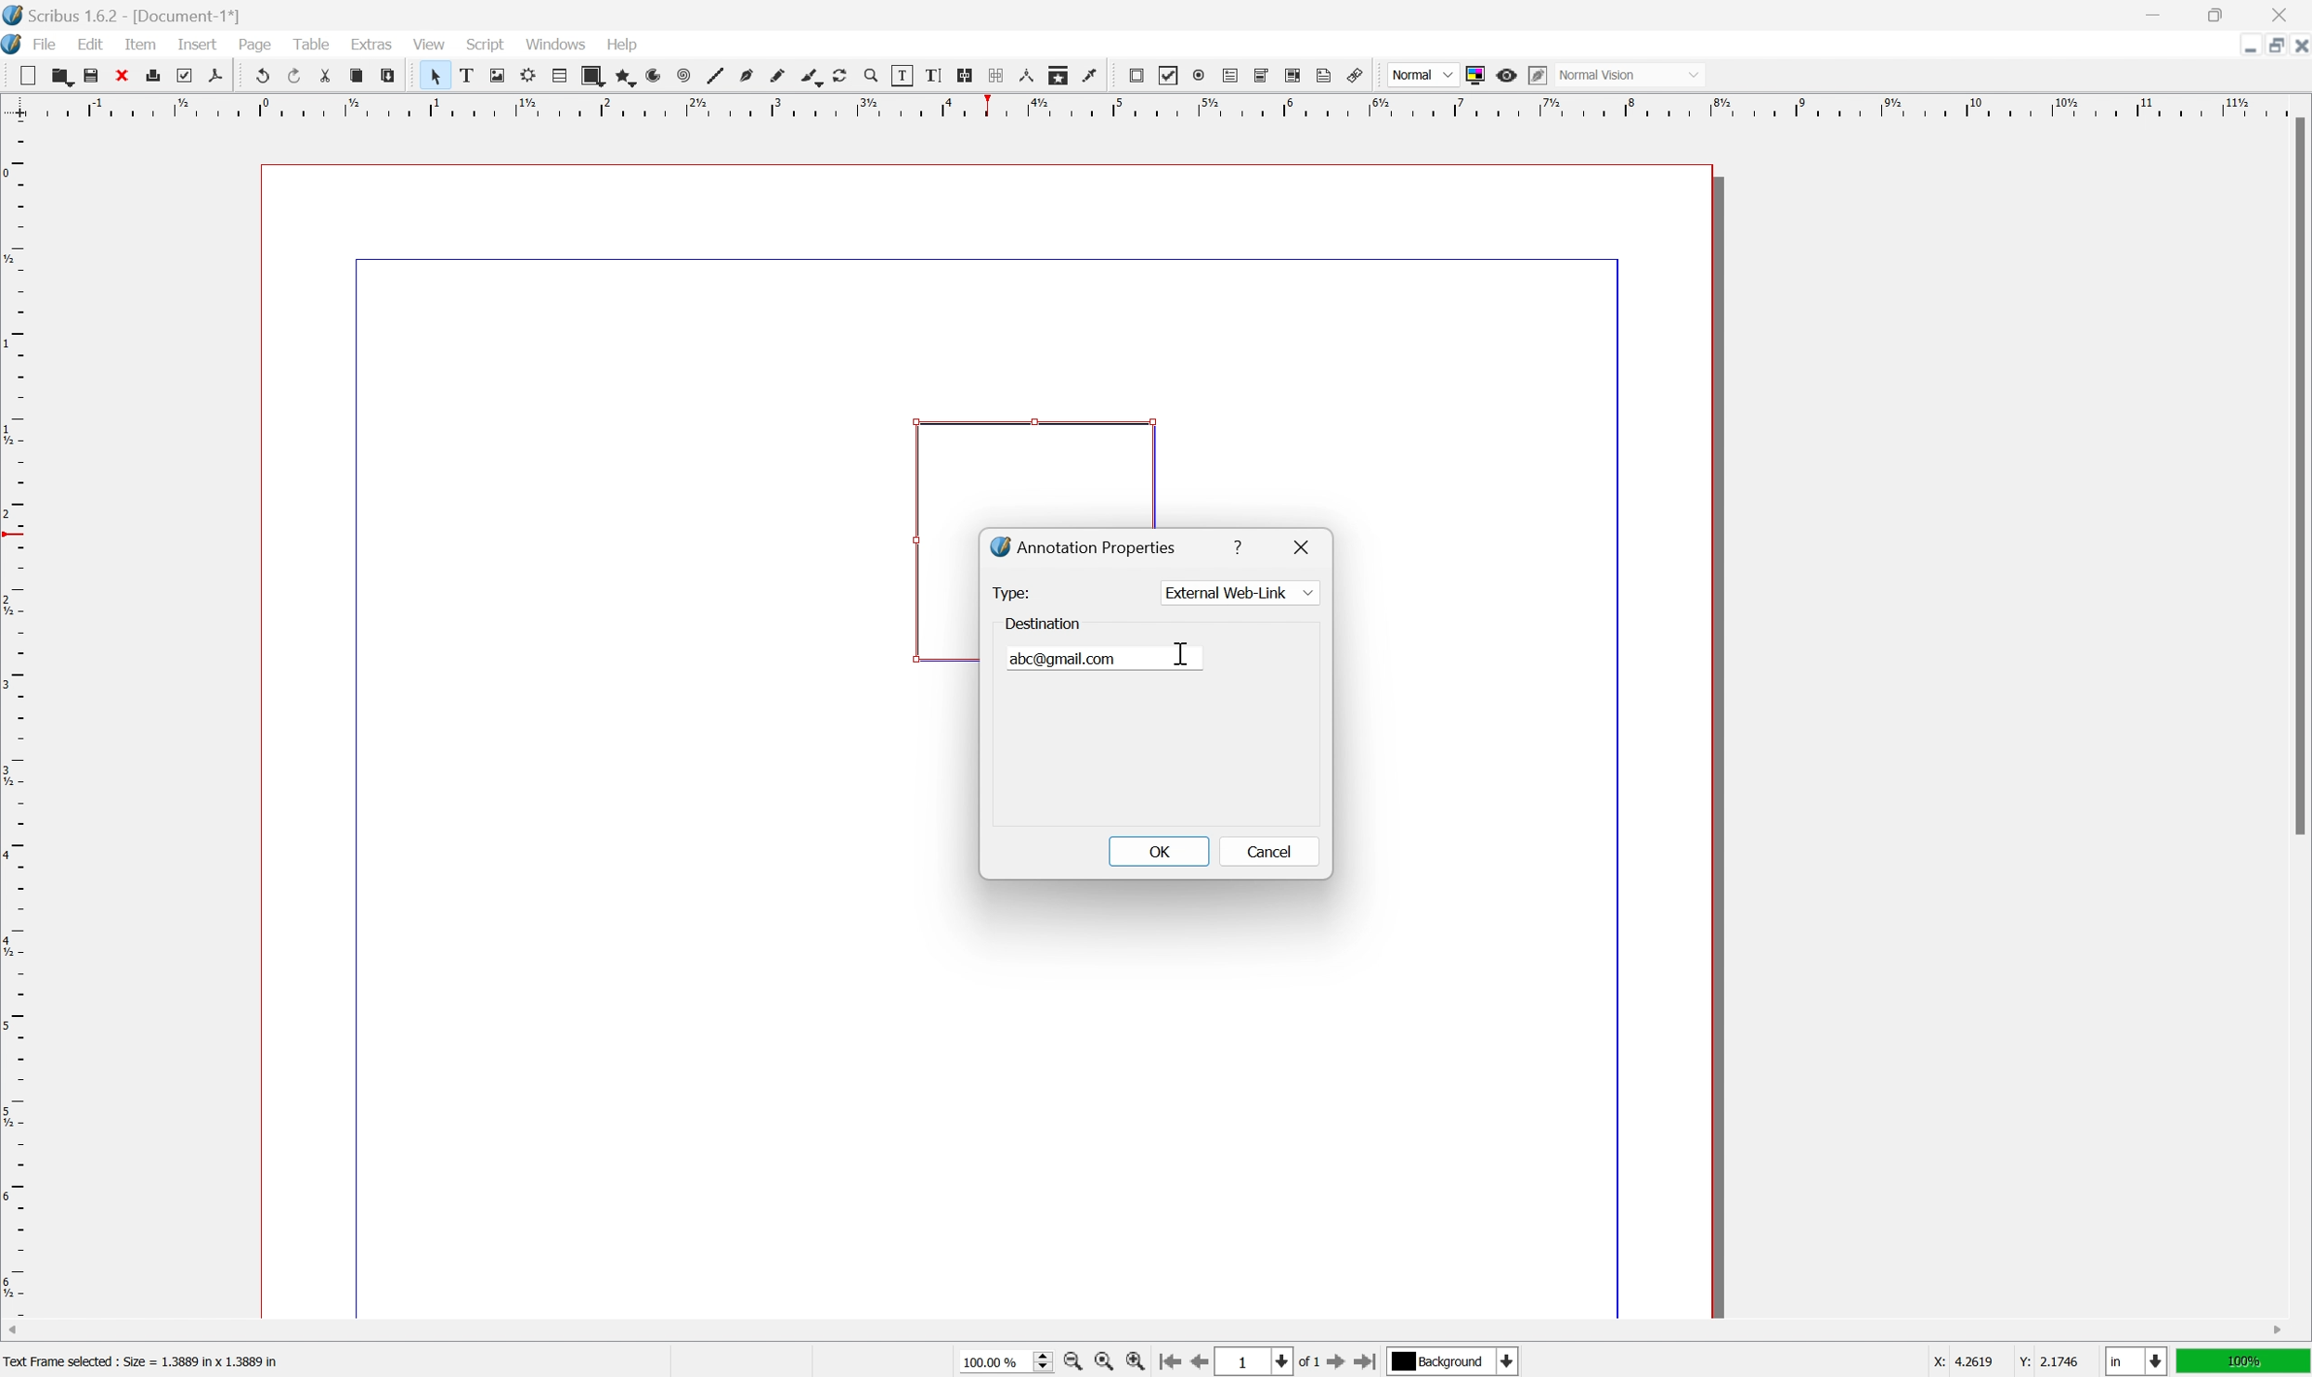 Image resolution: width=2312 pixels, height=1377 pixels. I want to click on Text frame selected : size = 1.3889 in × 1.3889 in, so click(145, 1359).